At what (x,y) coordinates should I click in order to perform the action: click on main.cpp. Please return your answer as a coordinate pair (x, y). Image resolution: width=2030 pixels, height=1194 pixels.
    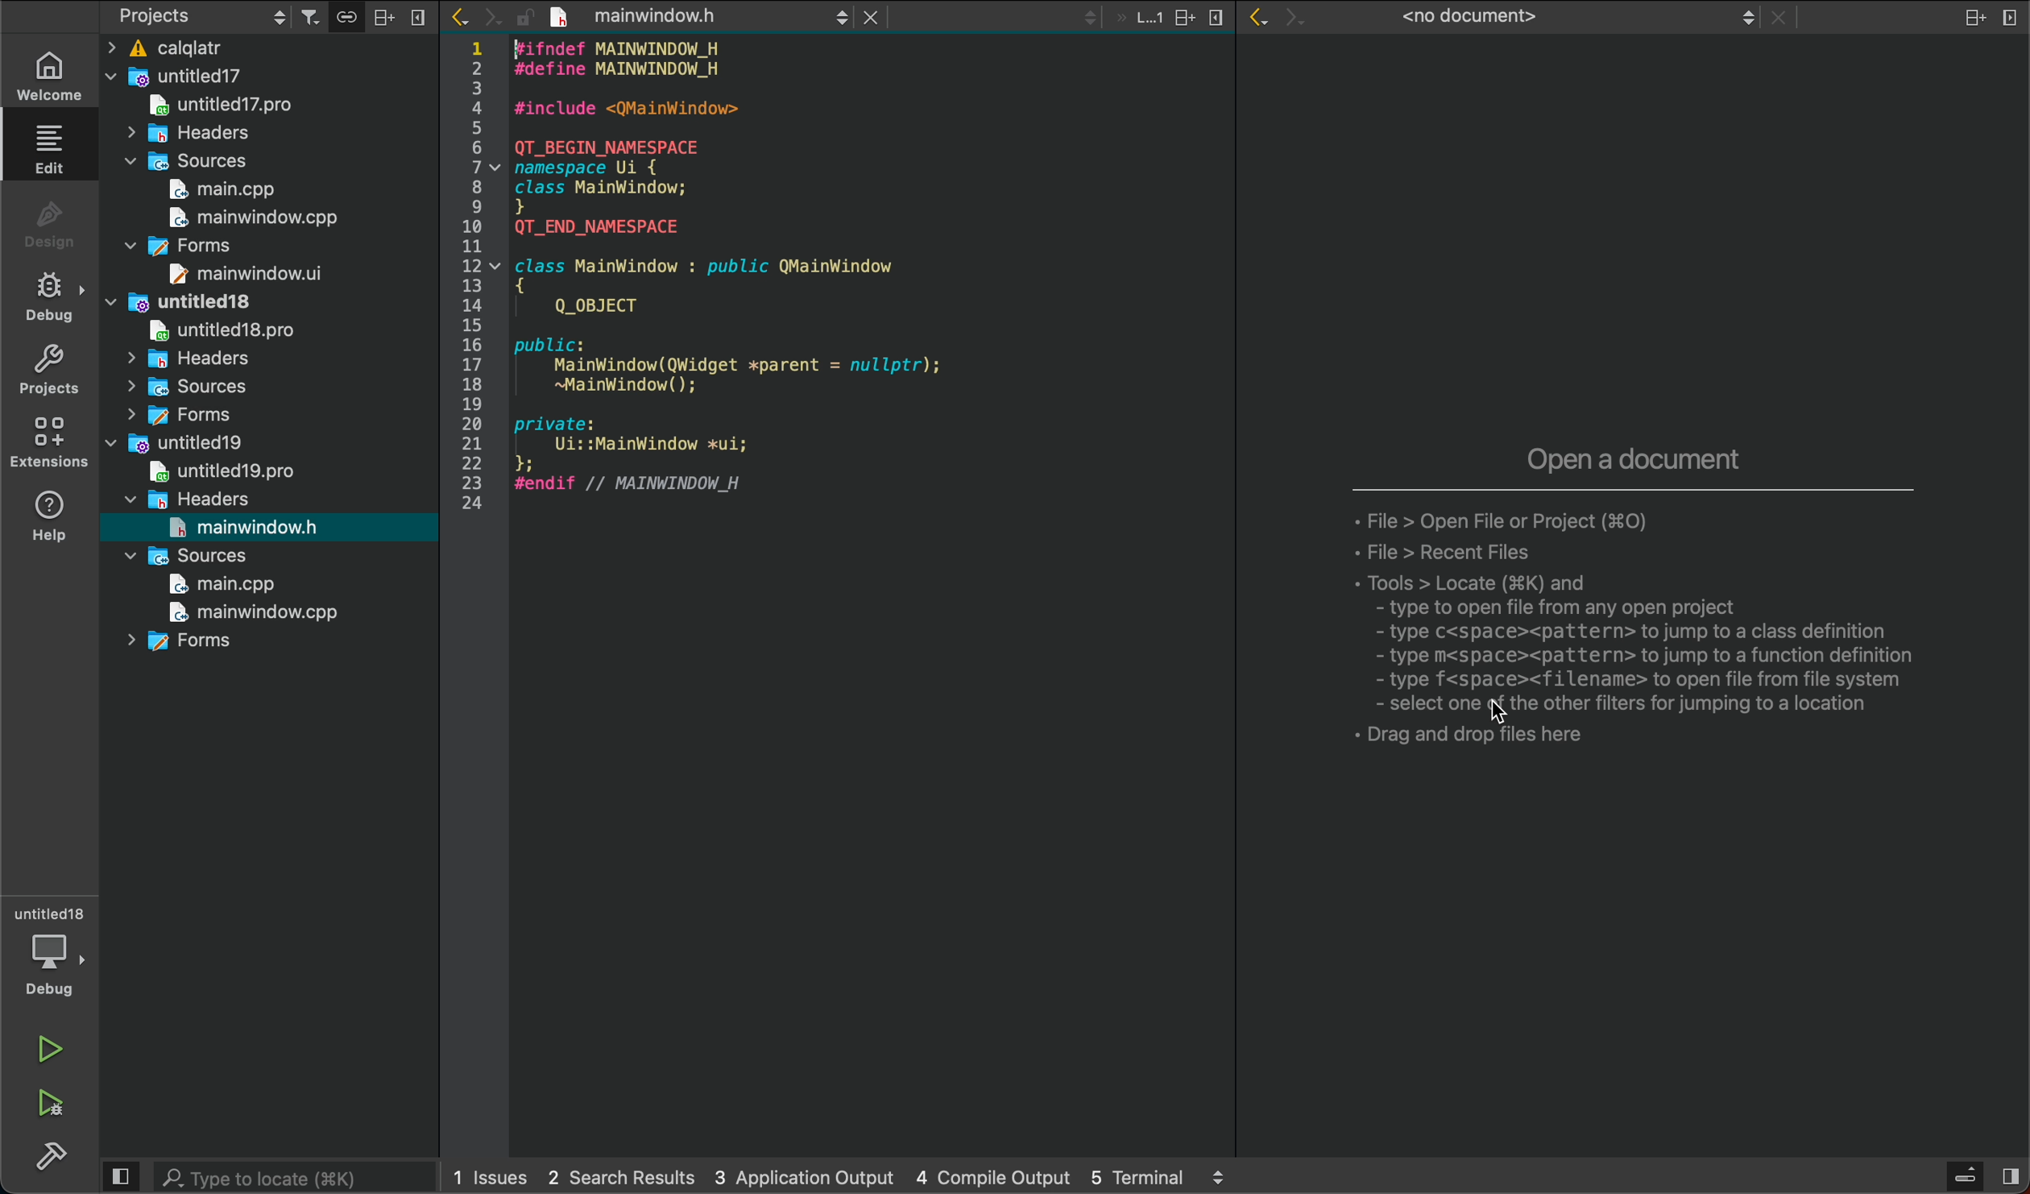
    Looking at the image, I should click on (217, 583).